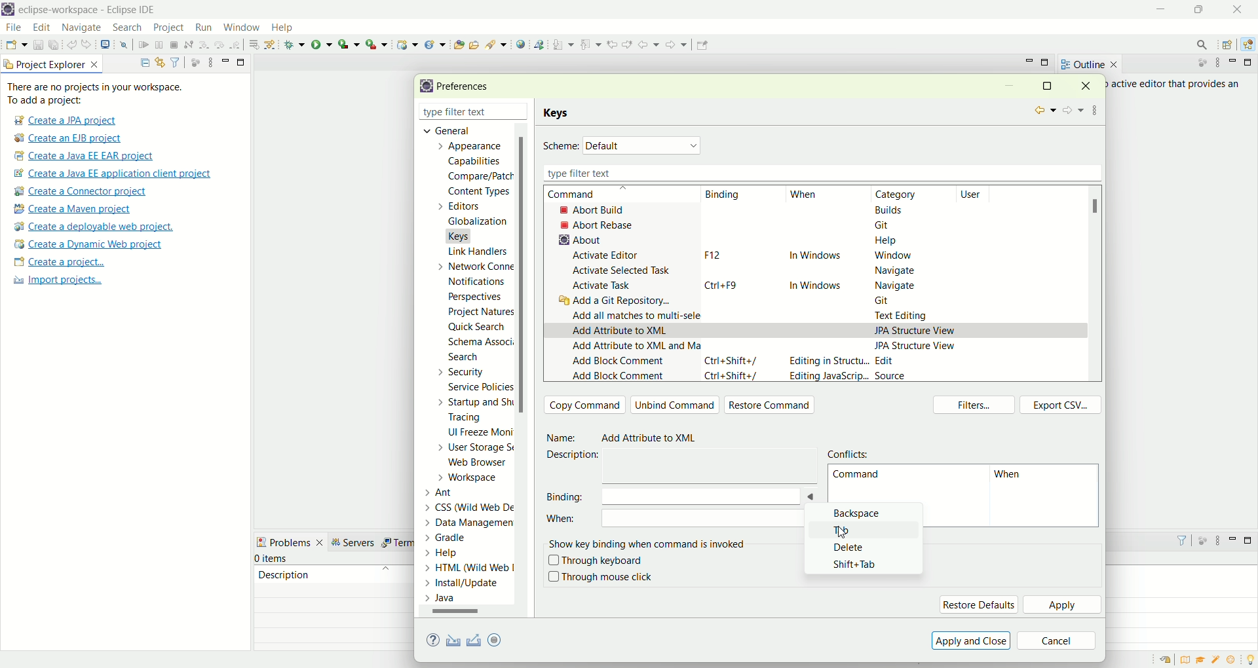 The height and width of the screenshot is (668, 1258). I want to click on back, so click(1043, 111).